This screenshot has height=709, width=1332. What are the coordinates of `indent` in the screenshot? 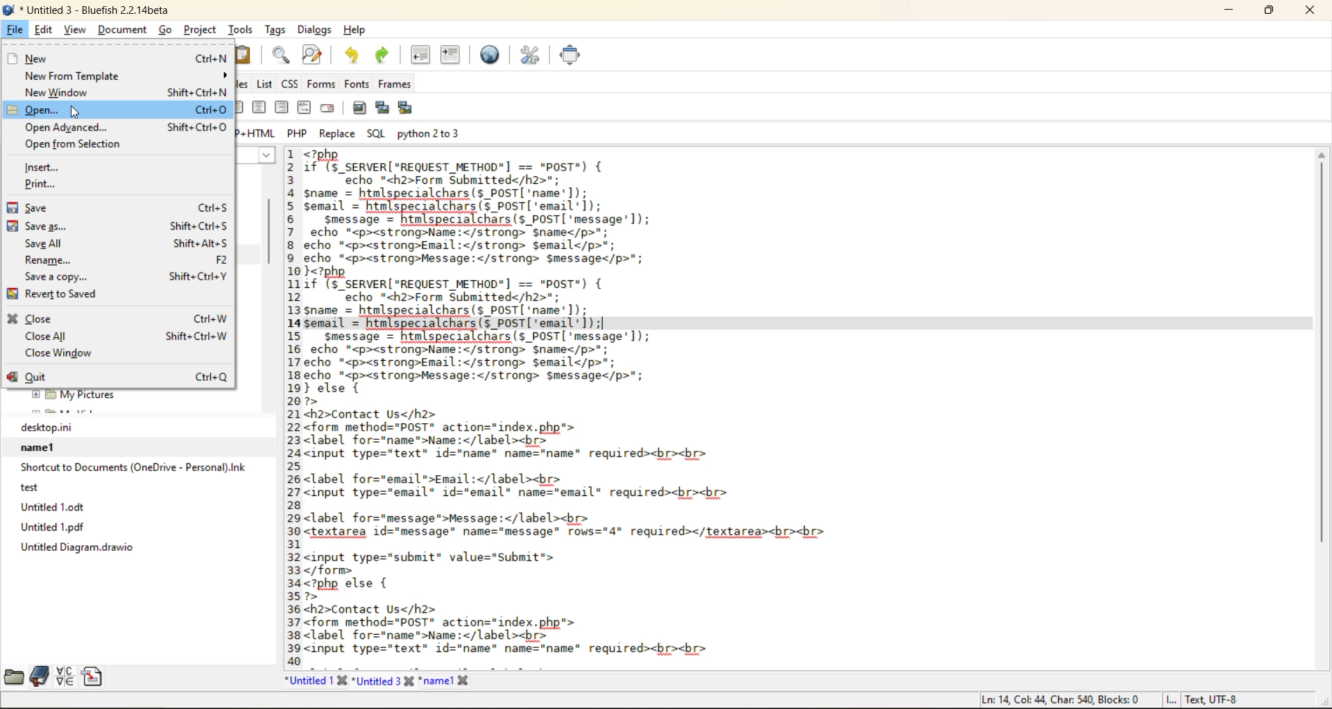 It's located at (450, 55).